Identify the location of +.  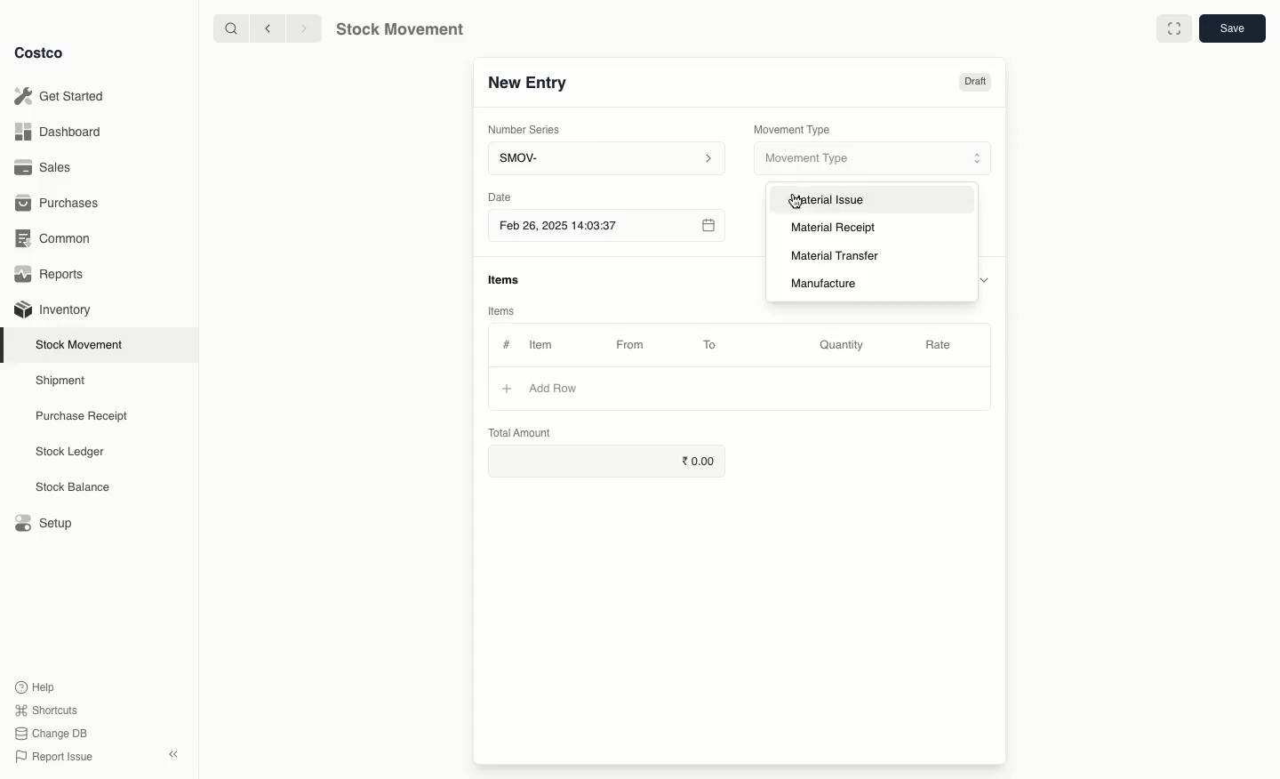
(502, 390).